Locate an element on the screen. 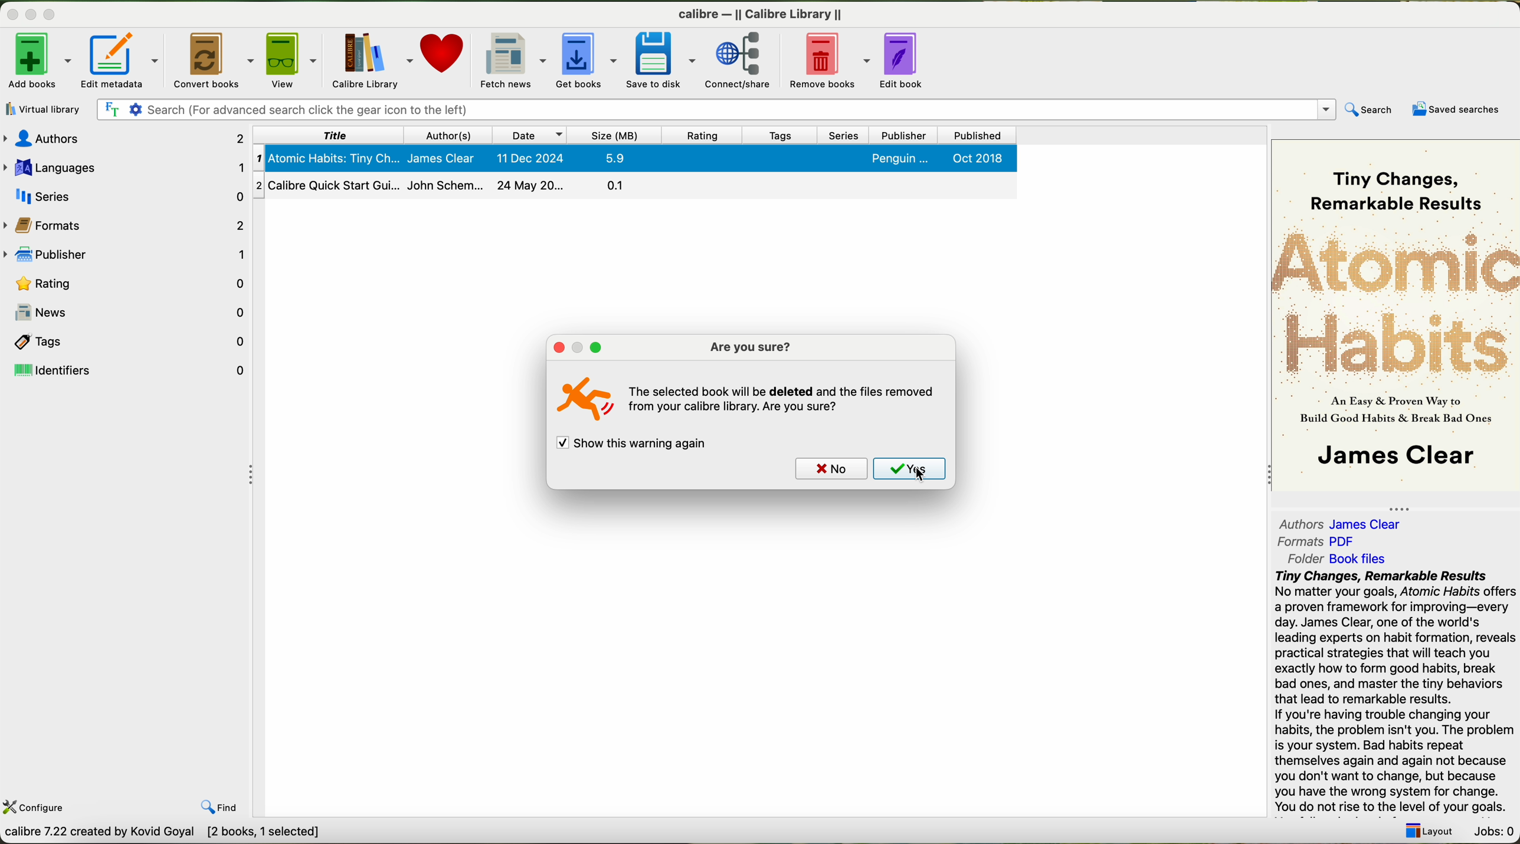 The width and height of the screenshot is (1520, 844). tags is located at coordinates (125, 343).